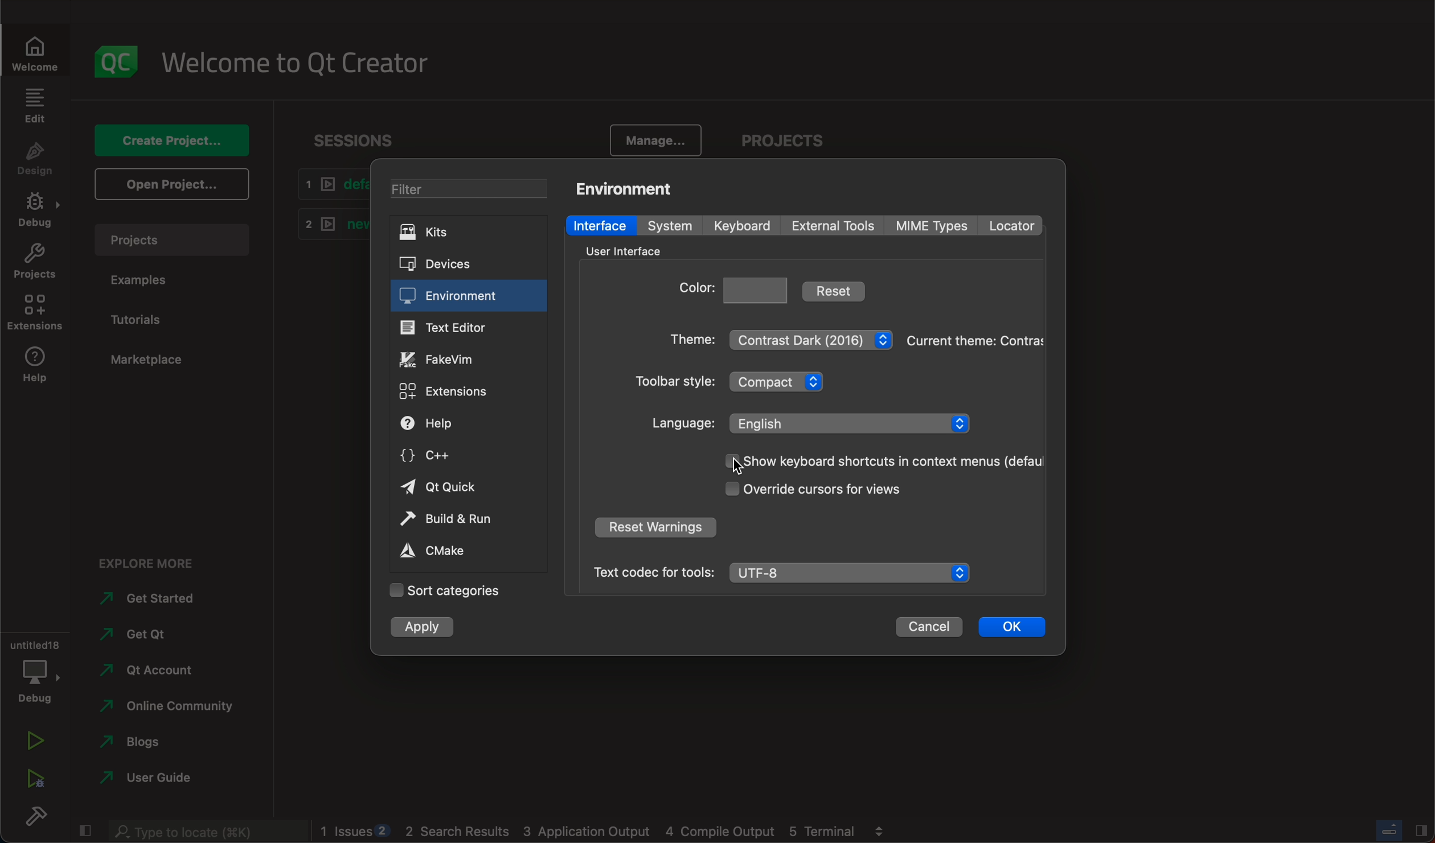  I want to click on close slide bar, so click(1404, 829).